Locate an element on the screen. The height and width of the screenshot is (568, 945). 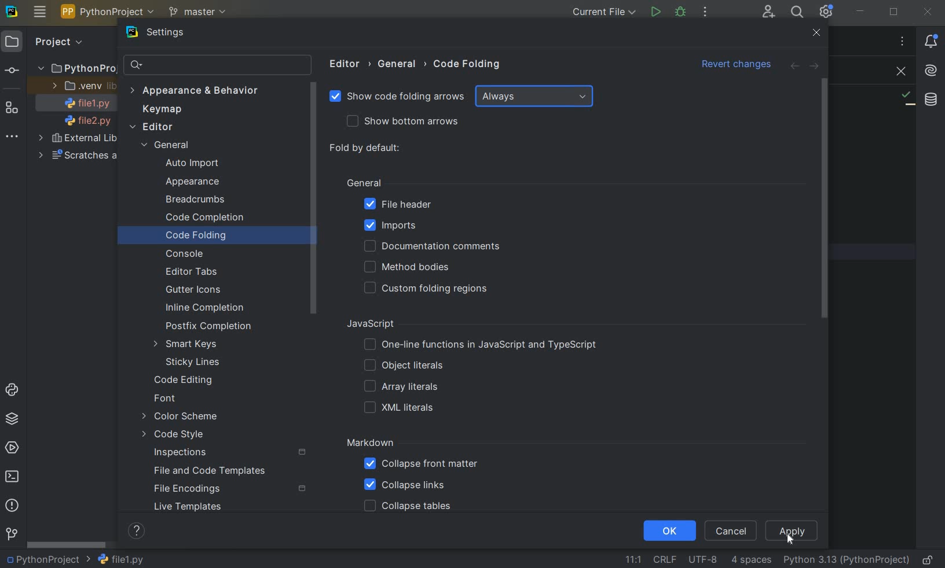
CONSOLE is located at coordinates (189, 254).